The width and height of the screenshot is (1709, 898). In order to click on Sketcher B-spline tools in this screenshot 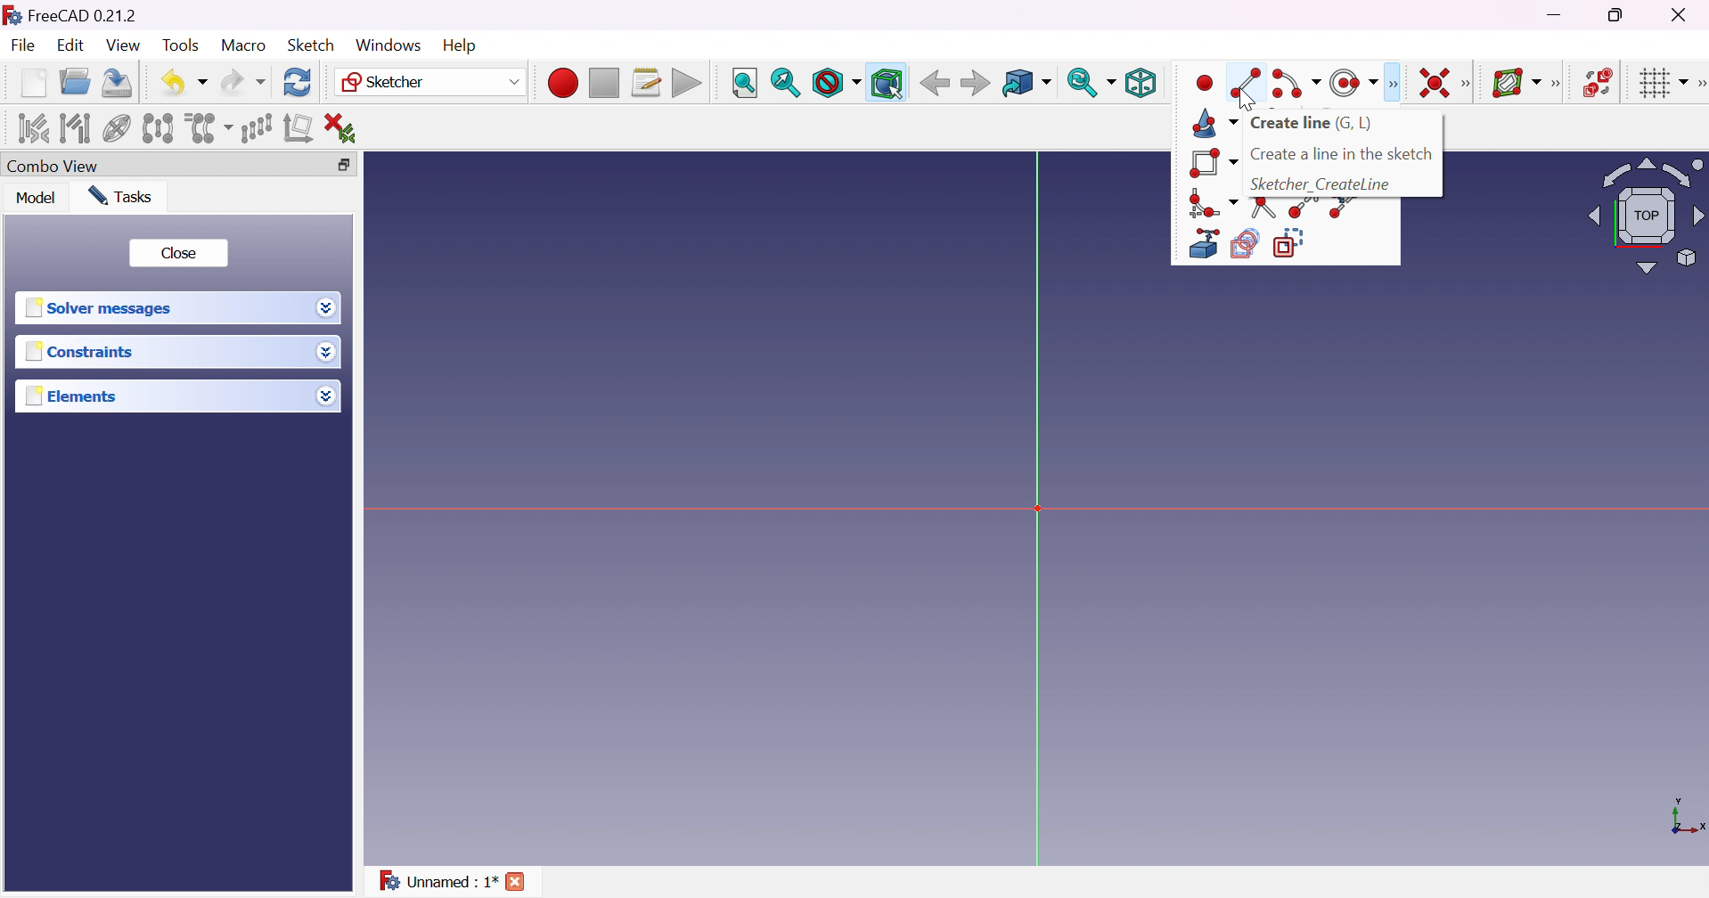, I will do `click(1561, 86)`.